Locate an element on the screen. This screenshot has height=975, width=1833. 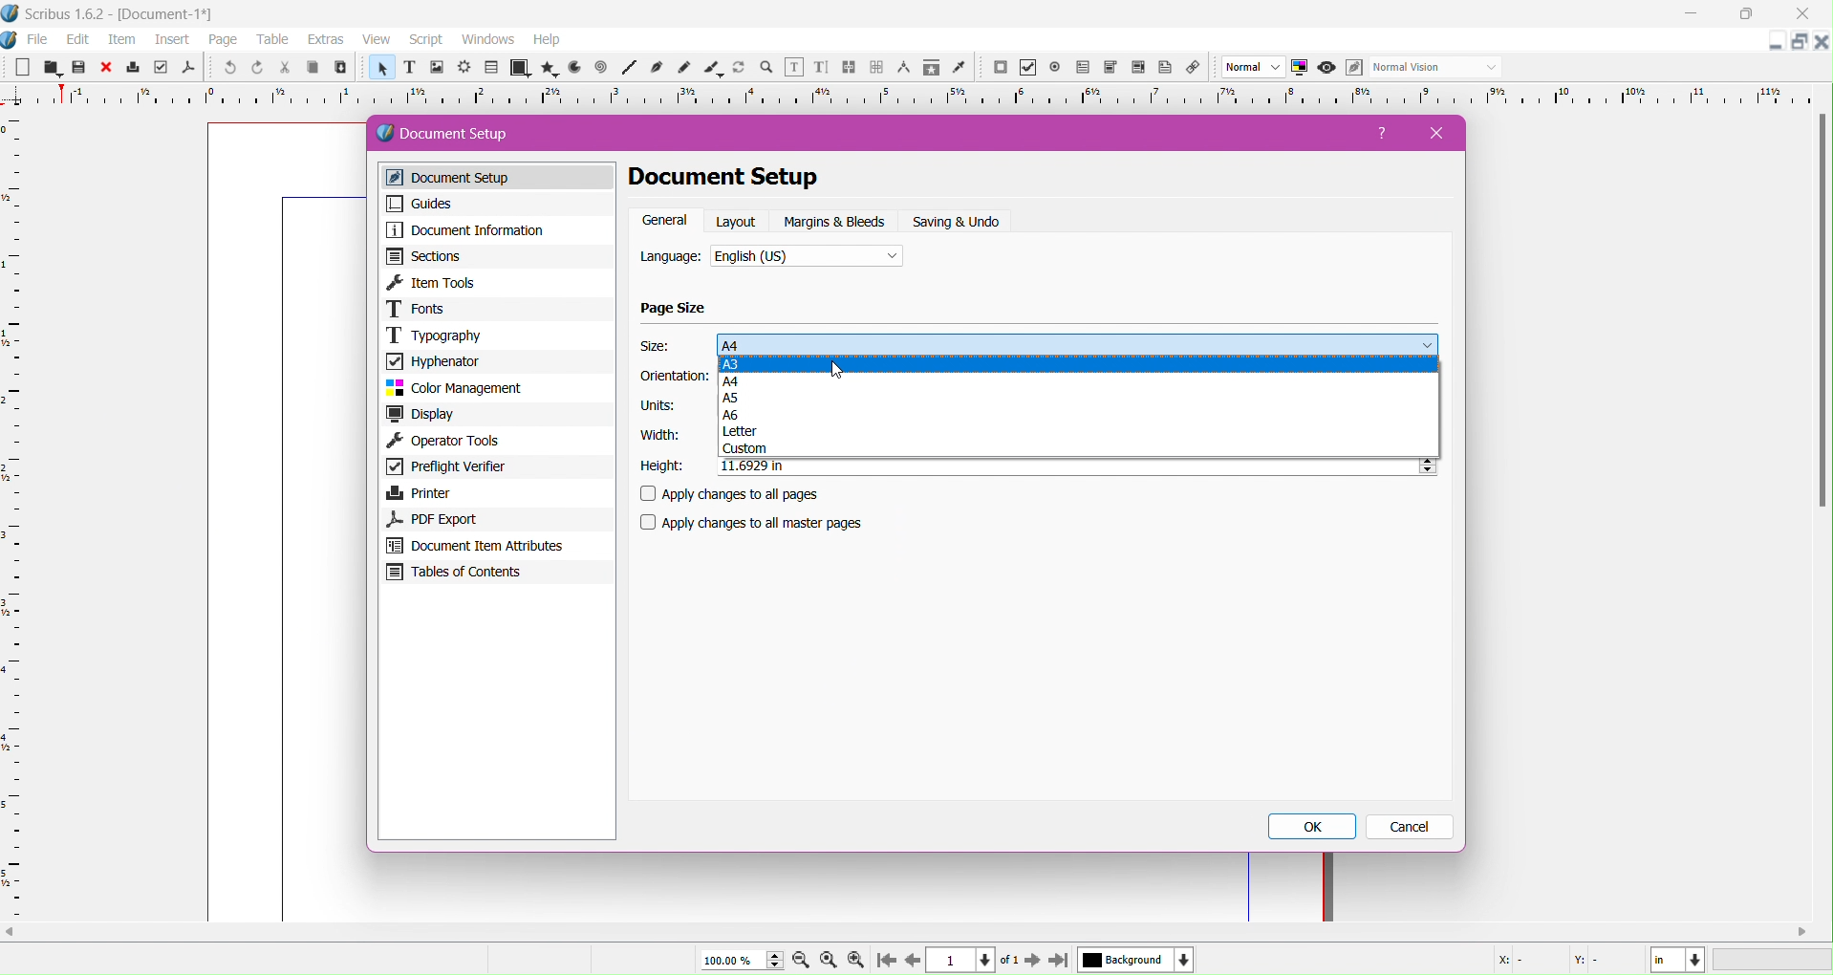
Tables of Contents is located at coordinates (496, 574).